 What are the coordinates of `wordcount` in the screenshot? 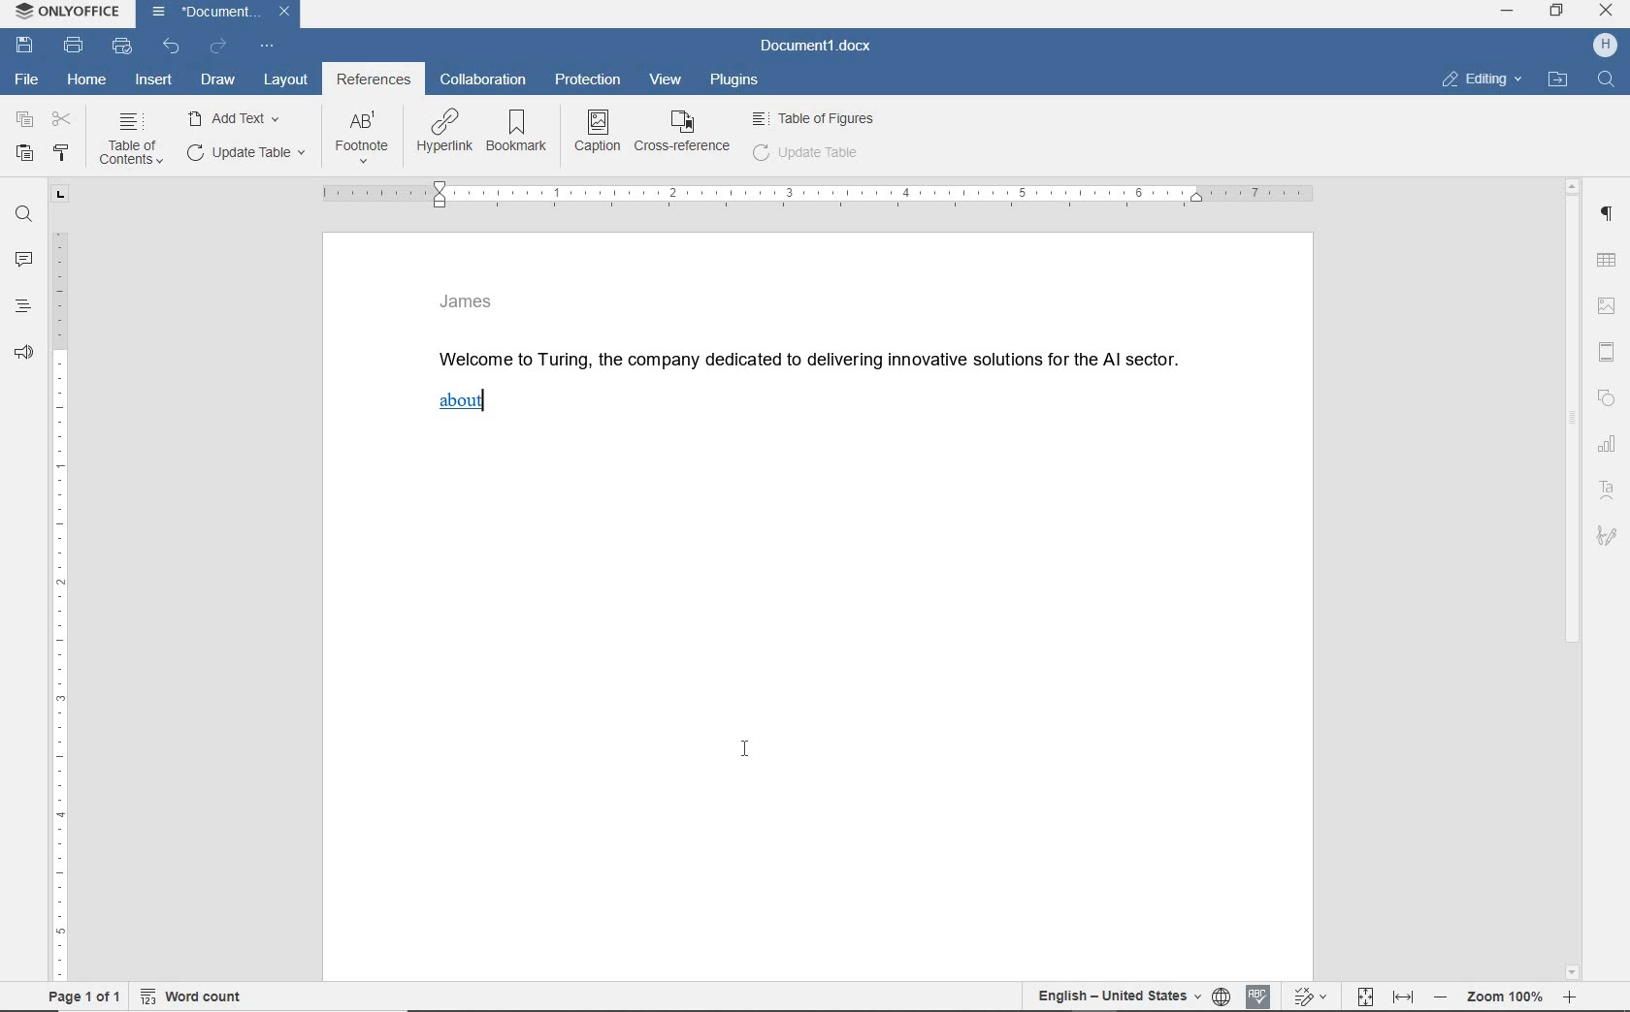 It's located at (196, 996).